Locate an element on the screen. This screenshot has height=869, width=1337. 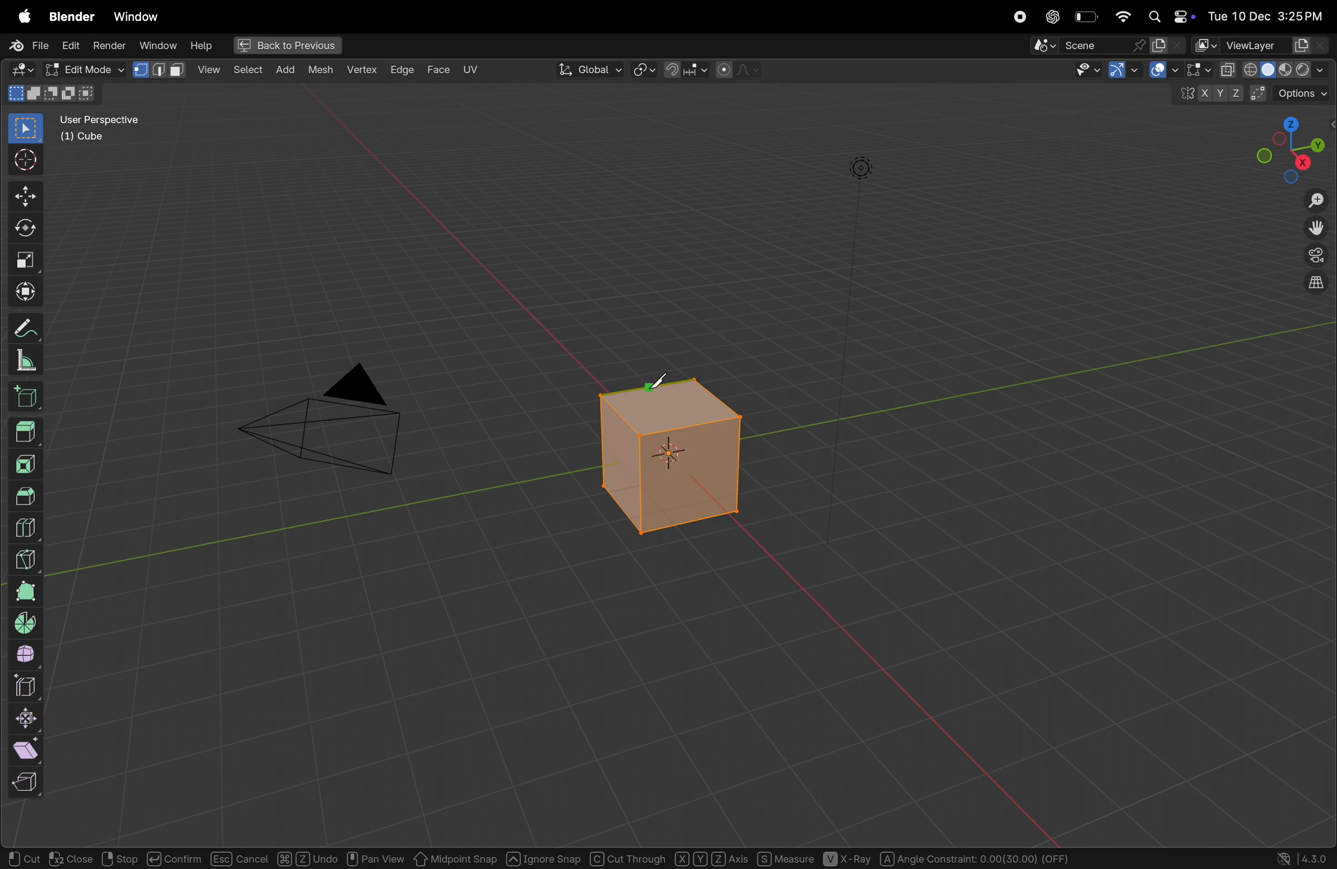
Object is located at coordinates (287, 68).